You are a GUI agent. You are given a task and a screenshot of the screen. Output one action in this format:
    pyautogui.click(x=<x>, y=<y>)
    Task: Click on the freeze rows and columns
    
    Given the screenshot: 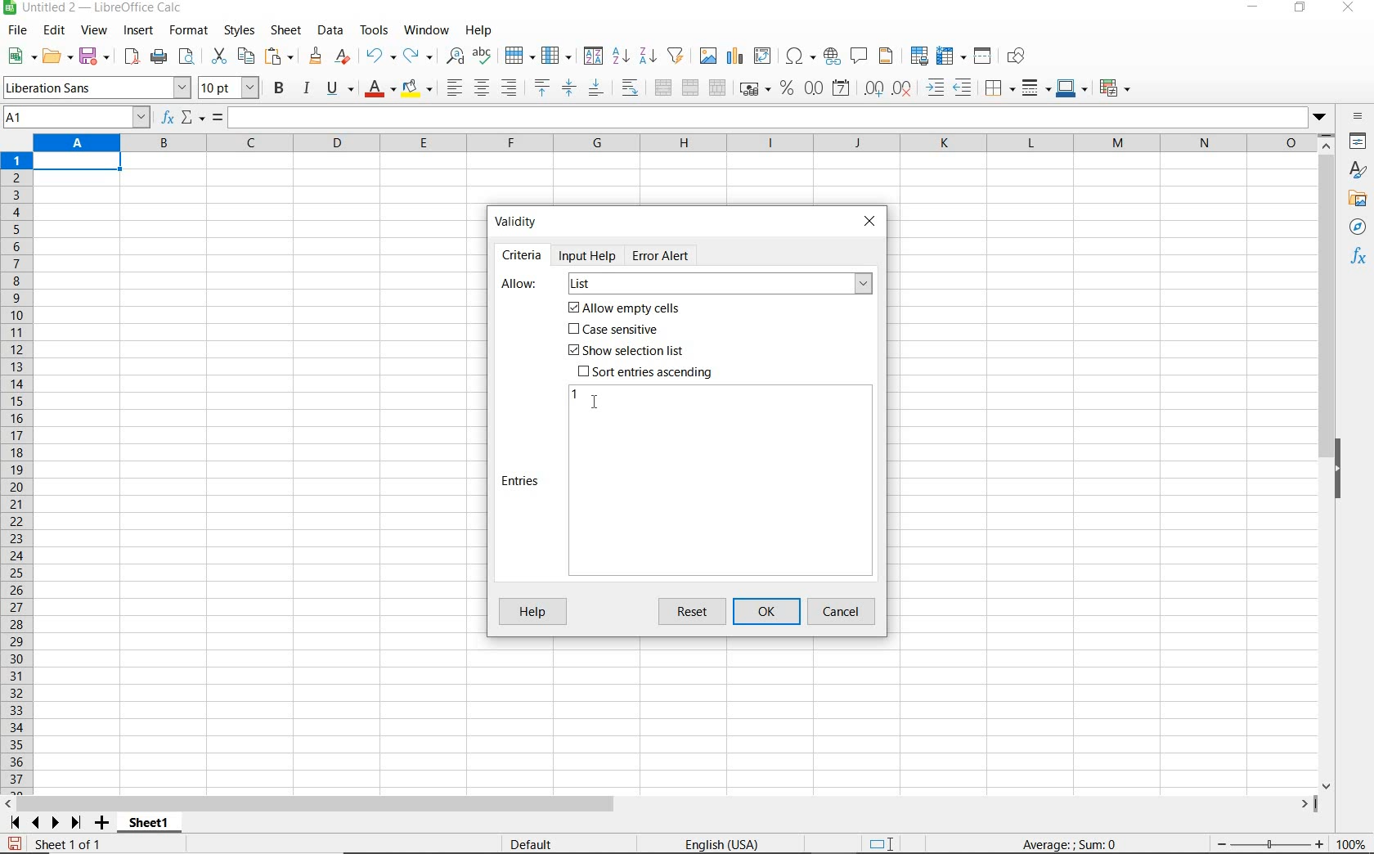 What is the action you would take?
    pyautogui.click(x=952, y=56)
    